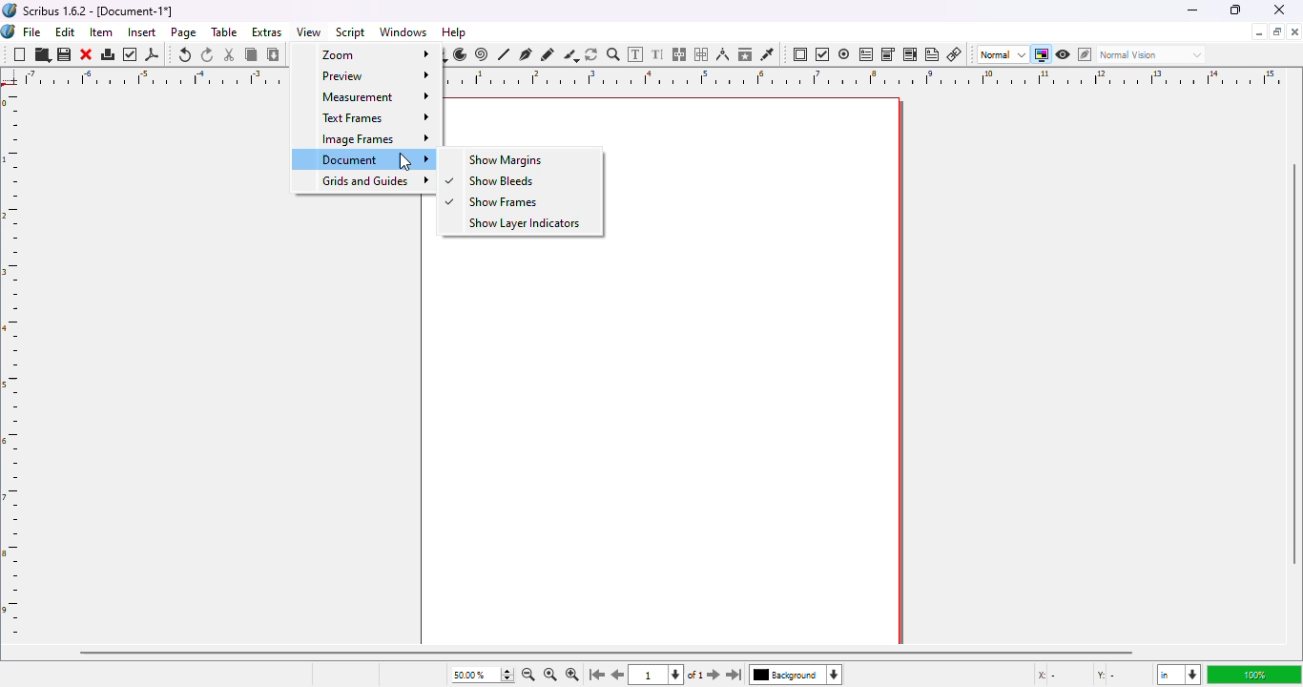 Image resolution: width=1303 pixels, height=687 pixels. I want to click on print, so click(109, 54).